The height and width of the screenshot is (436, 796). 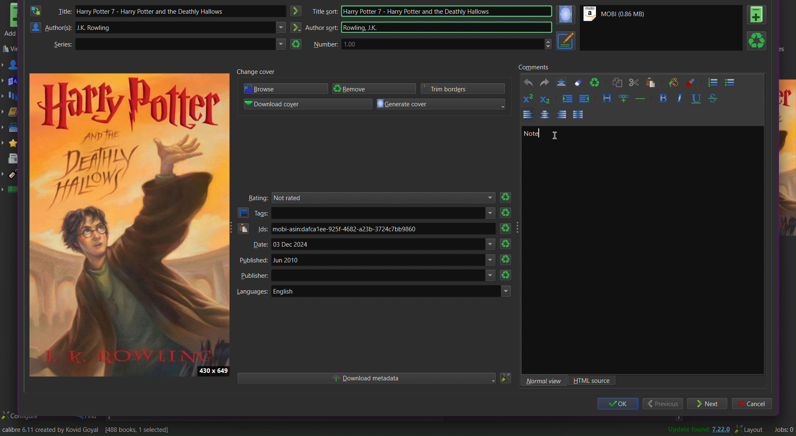 I want to click on Tags, so click(x=12, y=175).